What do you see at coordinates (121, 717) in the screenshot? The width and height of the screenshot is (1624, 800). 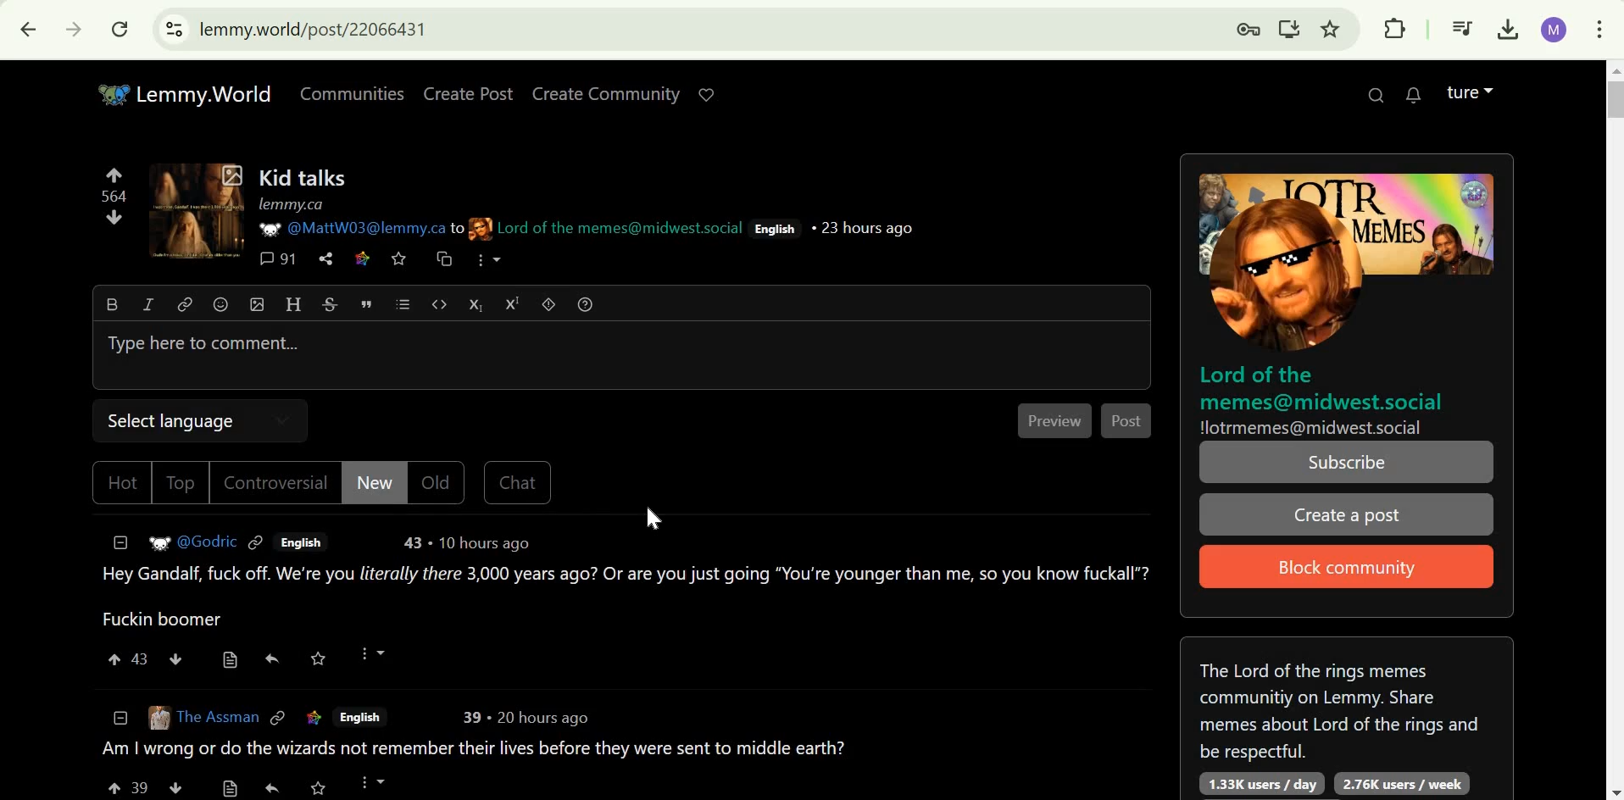 I see `collapse` at bounding box center [121, 717].